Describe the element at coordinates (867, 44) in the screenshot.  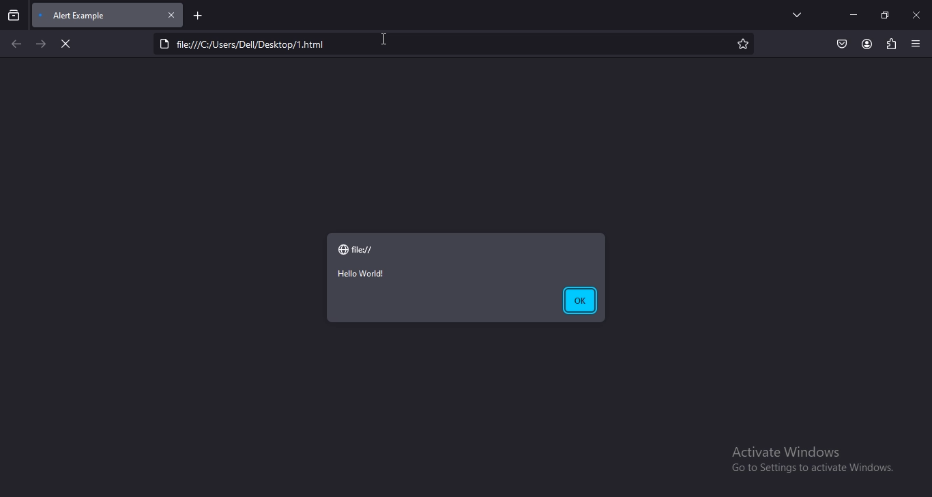
I see `account` at that location.